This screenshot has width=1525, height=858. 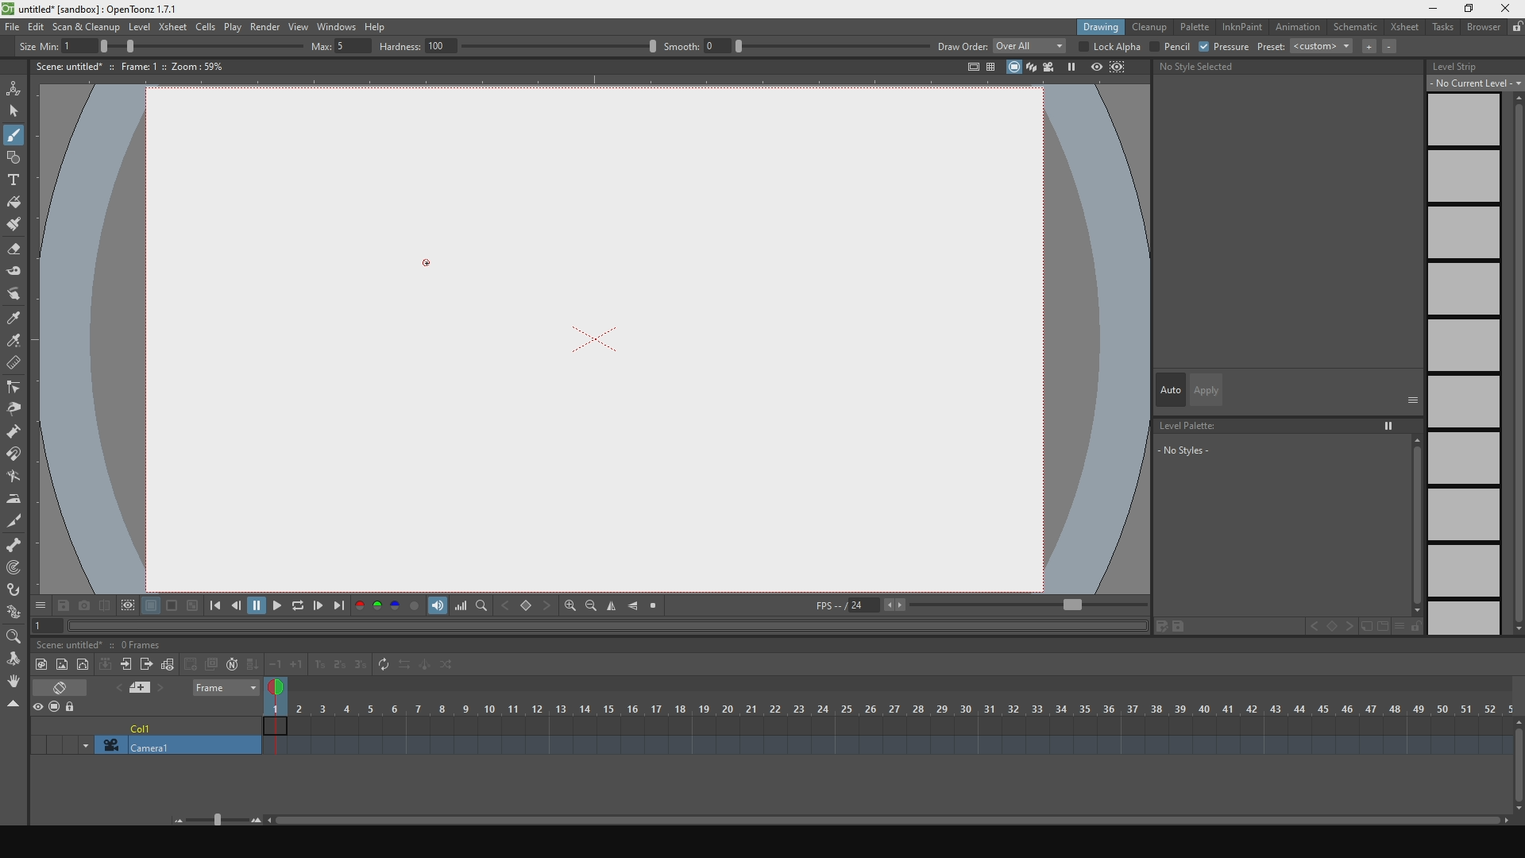 I want to click on no current level, so click(x=1468, y=84).